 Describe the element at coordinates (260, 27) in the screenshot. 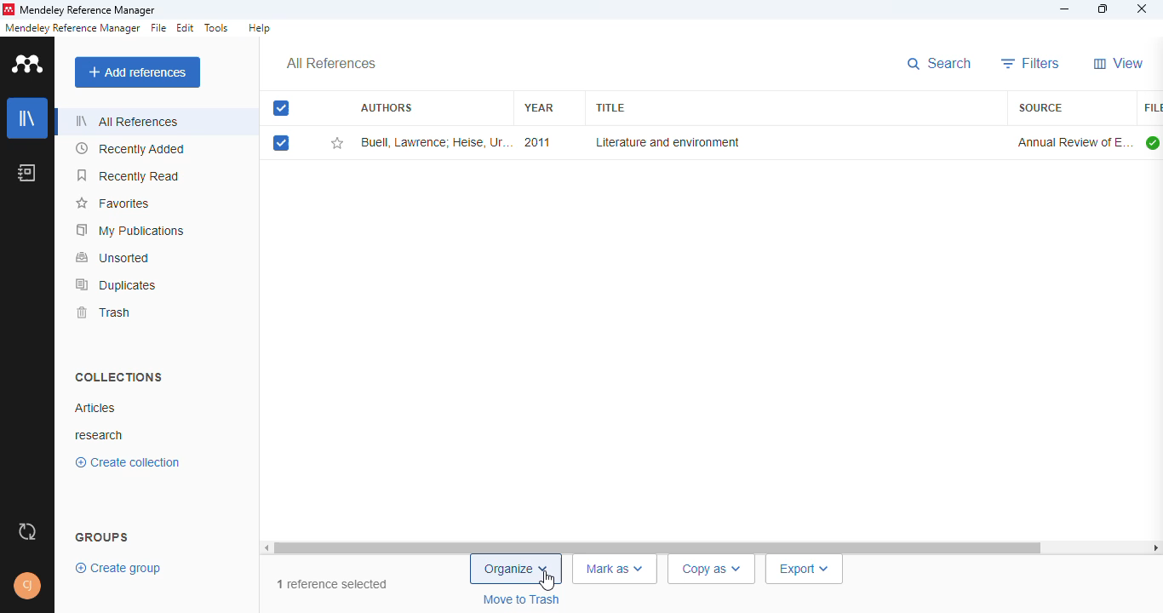

I see `help` at that location.